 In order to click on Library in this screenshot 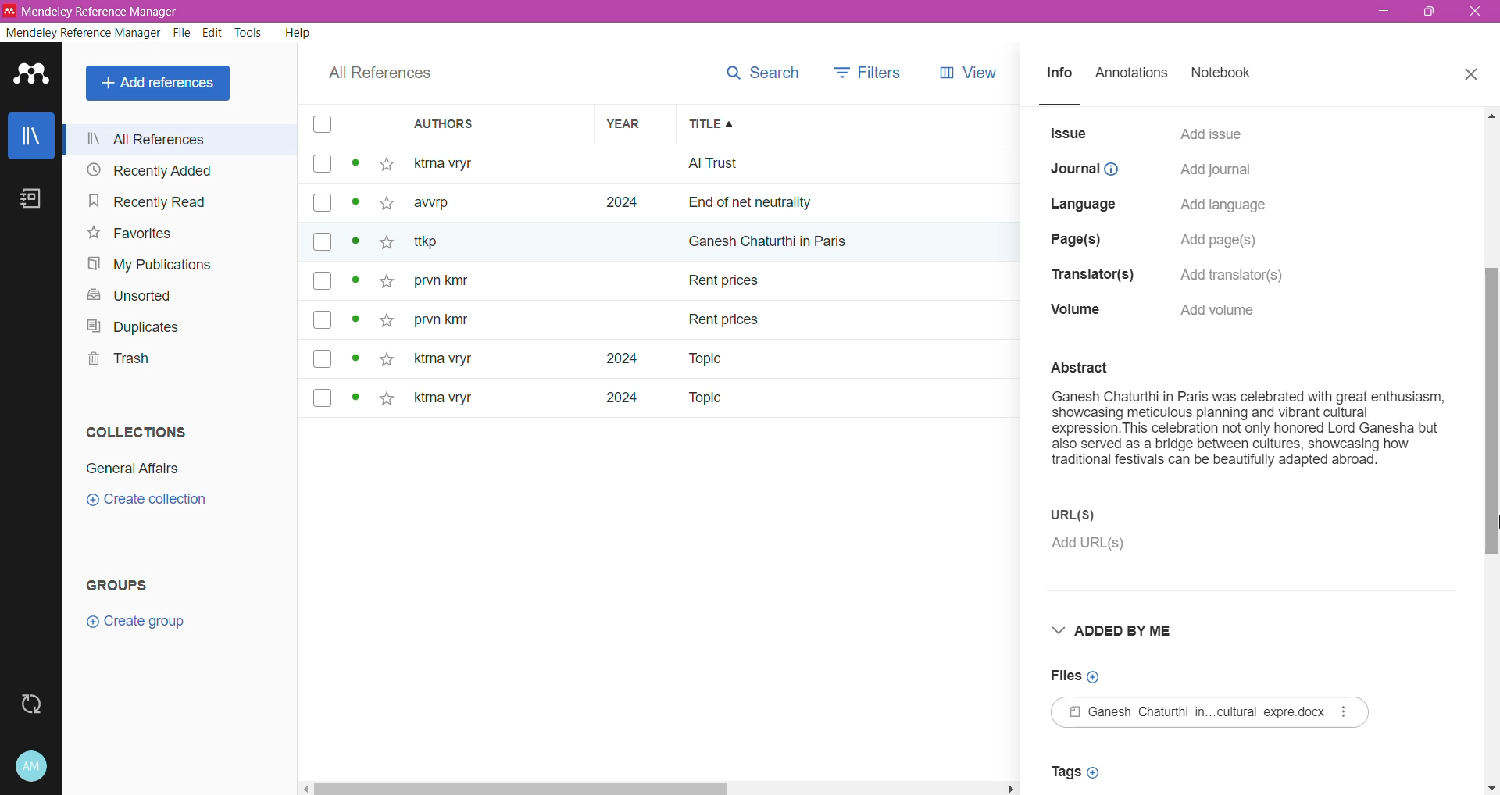, I will do `click(30, 135)`.